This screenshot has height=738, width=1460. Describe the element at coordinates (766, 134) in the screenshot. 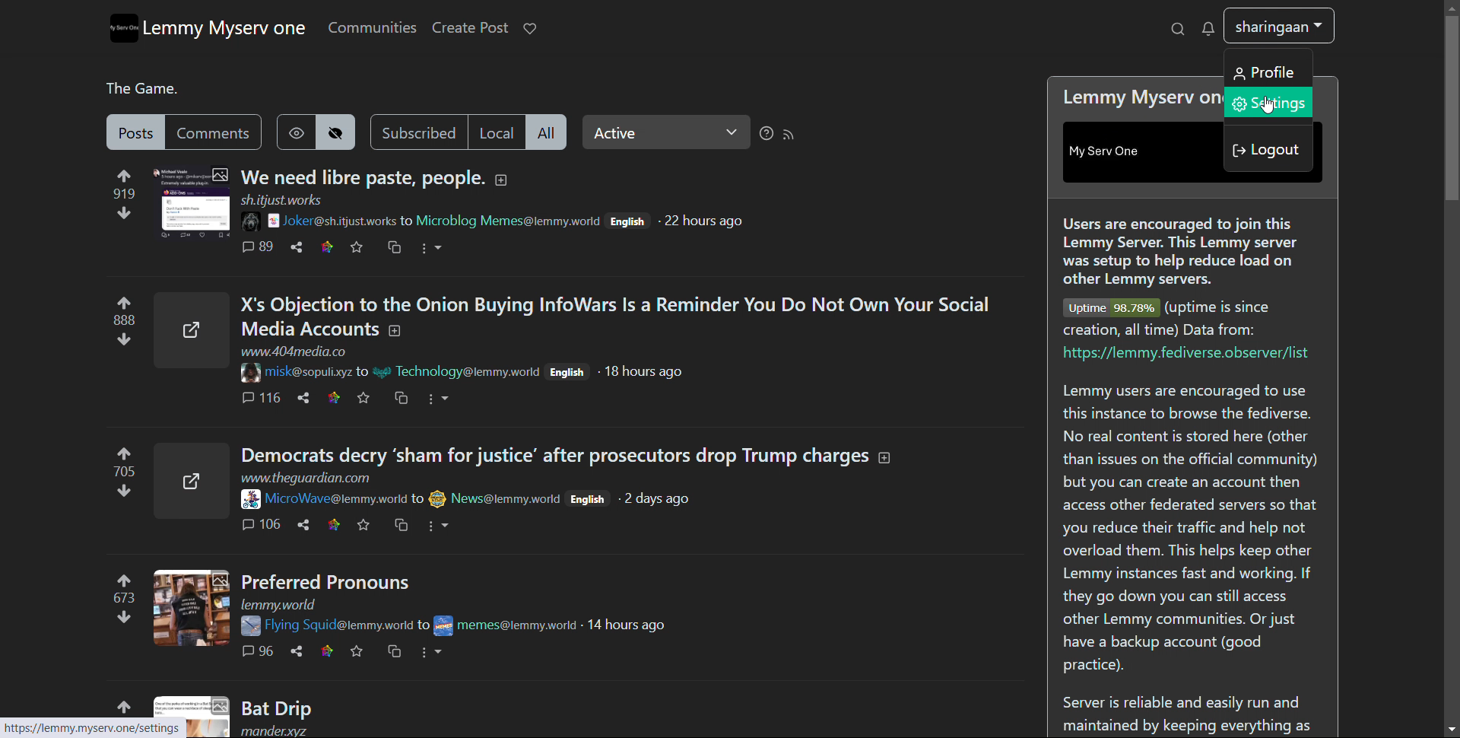

I see `sorting help` at that location.